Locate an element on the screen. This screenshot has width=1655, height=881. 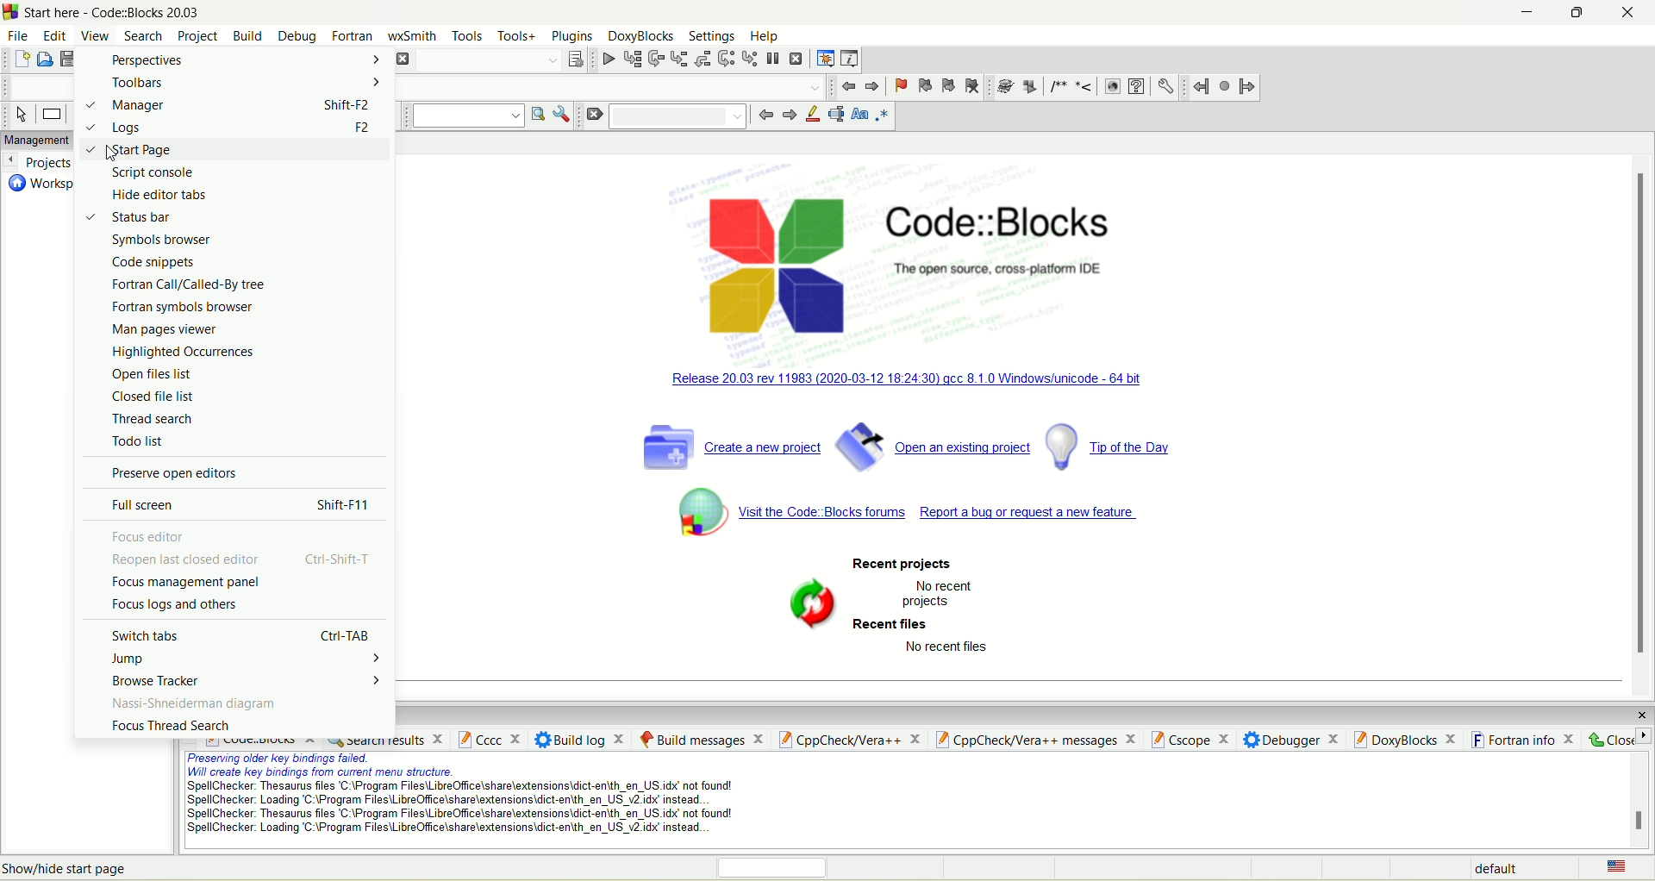
jump back is located at coordinates (848, 86).